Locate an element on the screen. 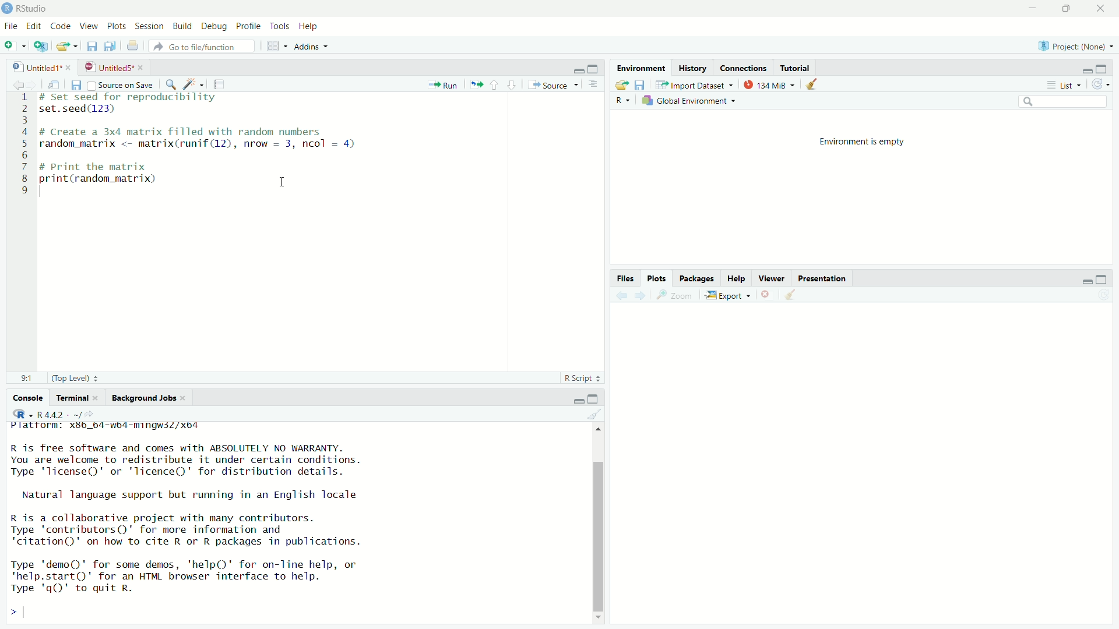 This screenshot has height=629, width=1119. add script is located at coordinates (38, 45).